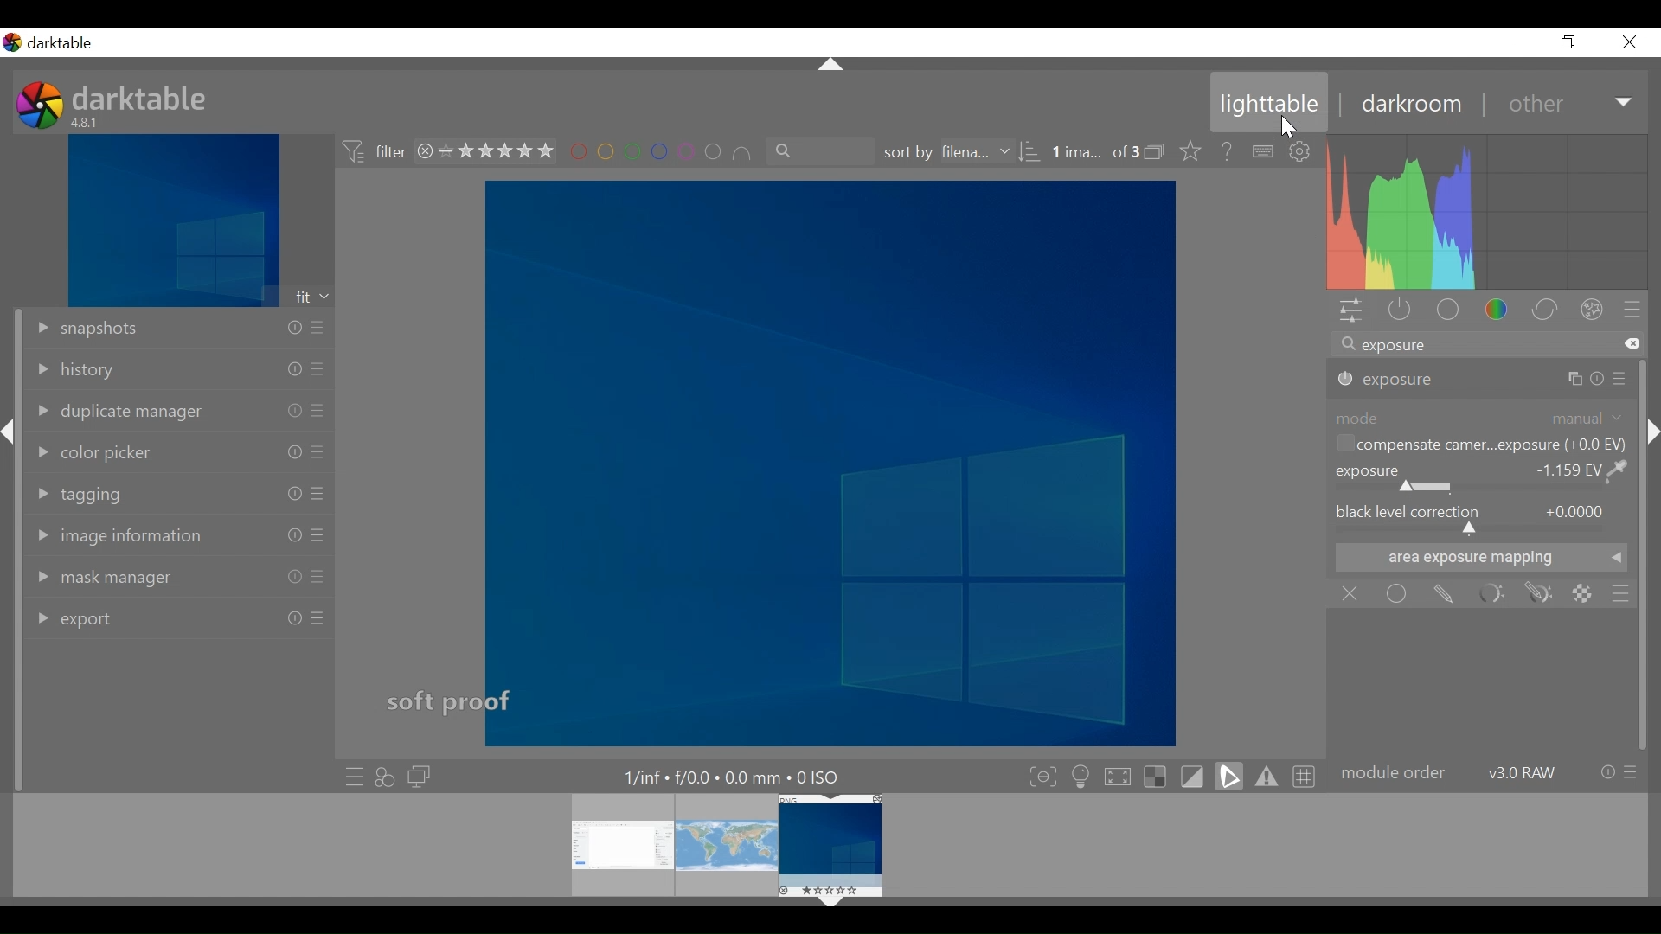 Image resolution: width=1661 pixels, height=934 pixels. What do you see at coordinates (295, 617) in the screenshot?
I see `info` at bounding box center [295, 617].